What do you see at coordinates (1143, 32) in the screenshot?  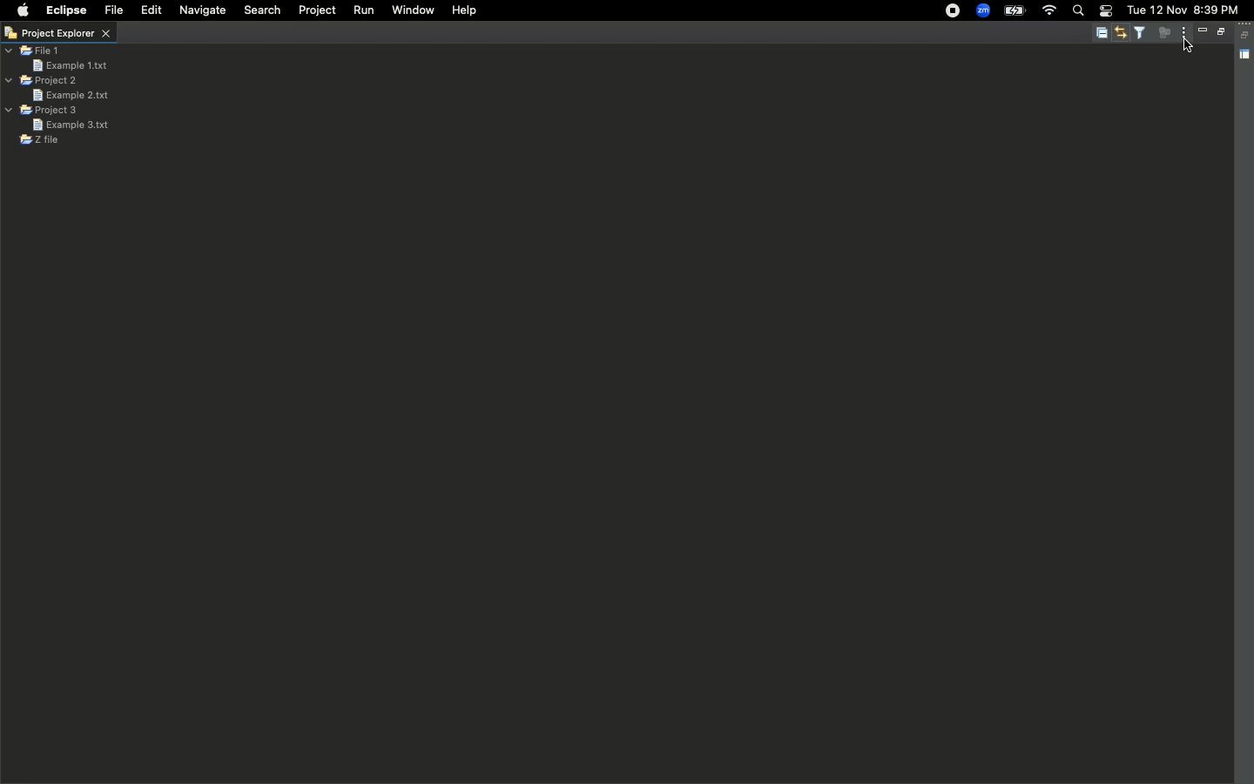 I see `Select and deselect filters ` at bounding box center [1143, 32].